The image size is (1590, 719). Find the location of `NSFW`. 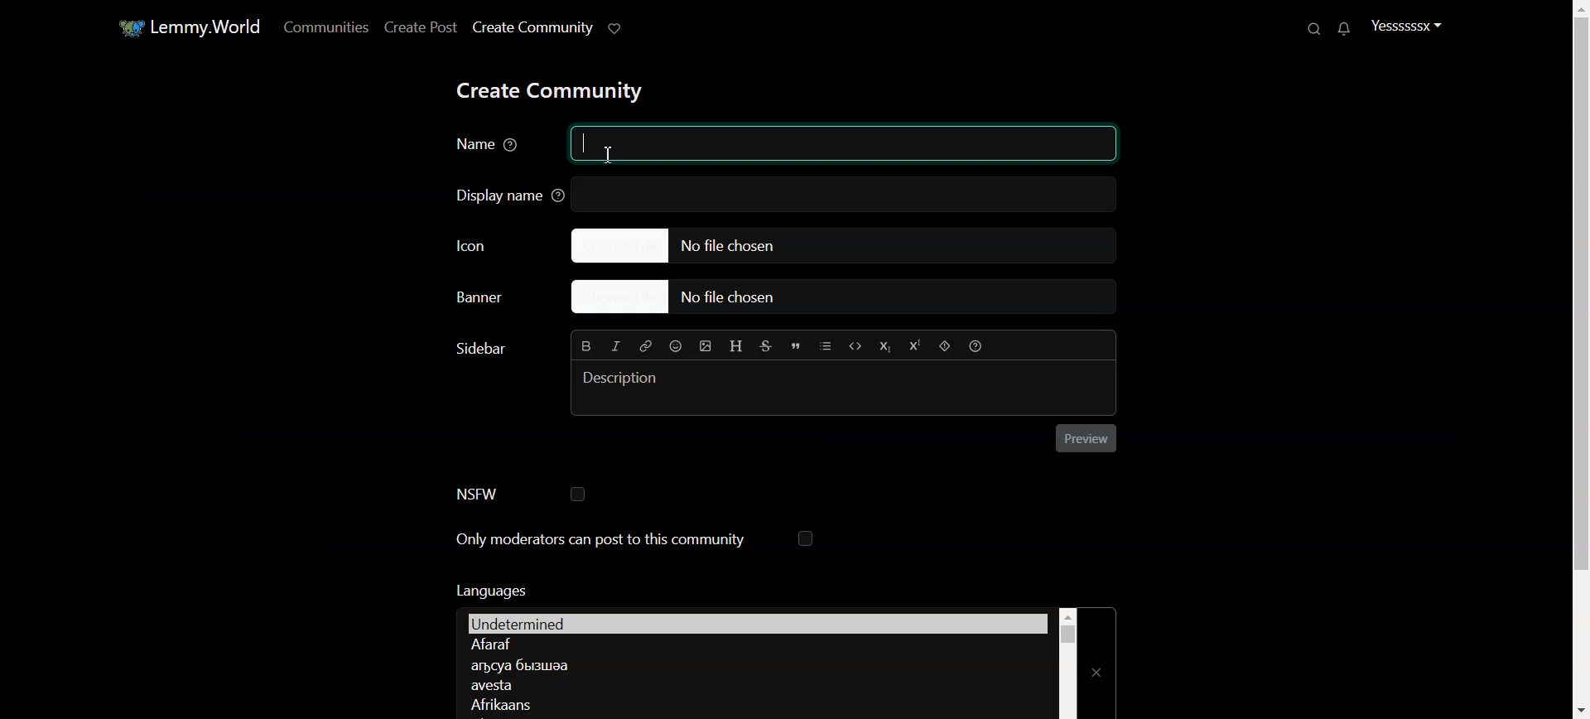

NSFW is located at coordinates (520, 494).